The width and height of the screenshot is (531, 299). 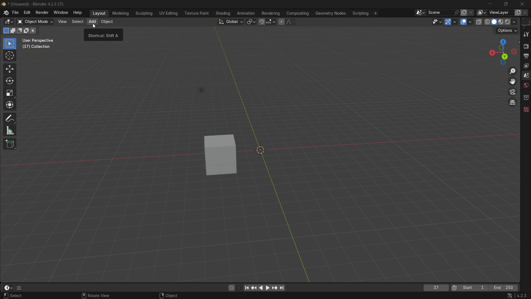 I want to click on render, so click(x=526, y=45).